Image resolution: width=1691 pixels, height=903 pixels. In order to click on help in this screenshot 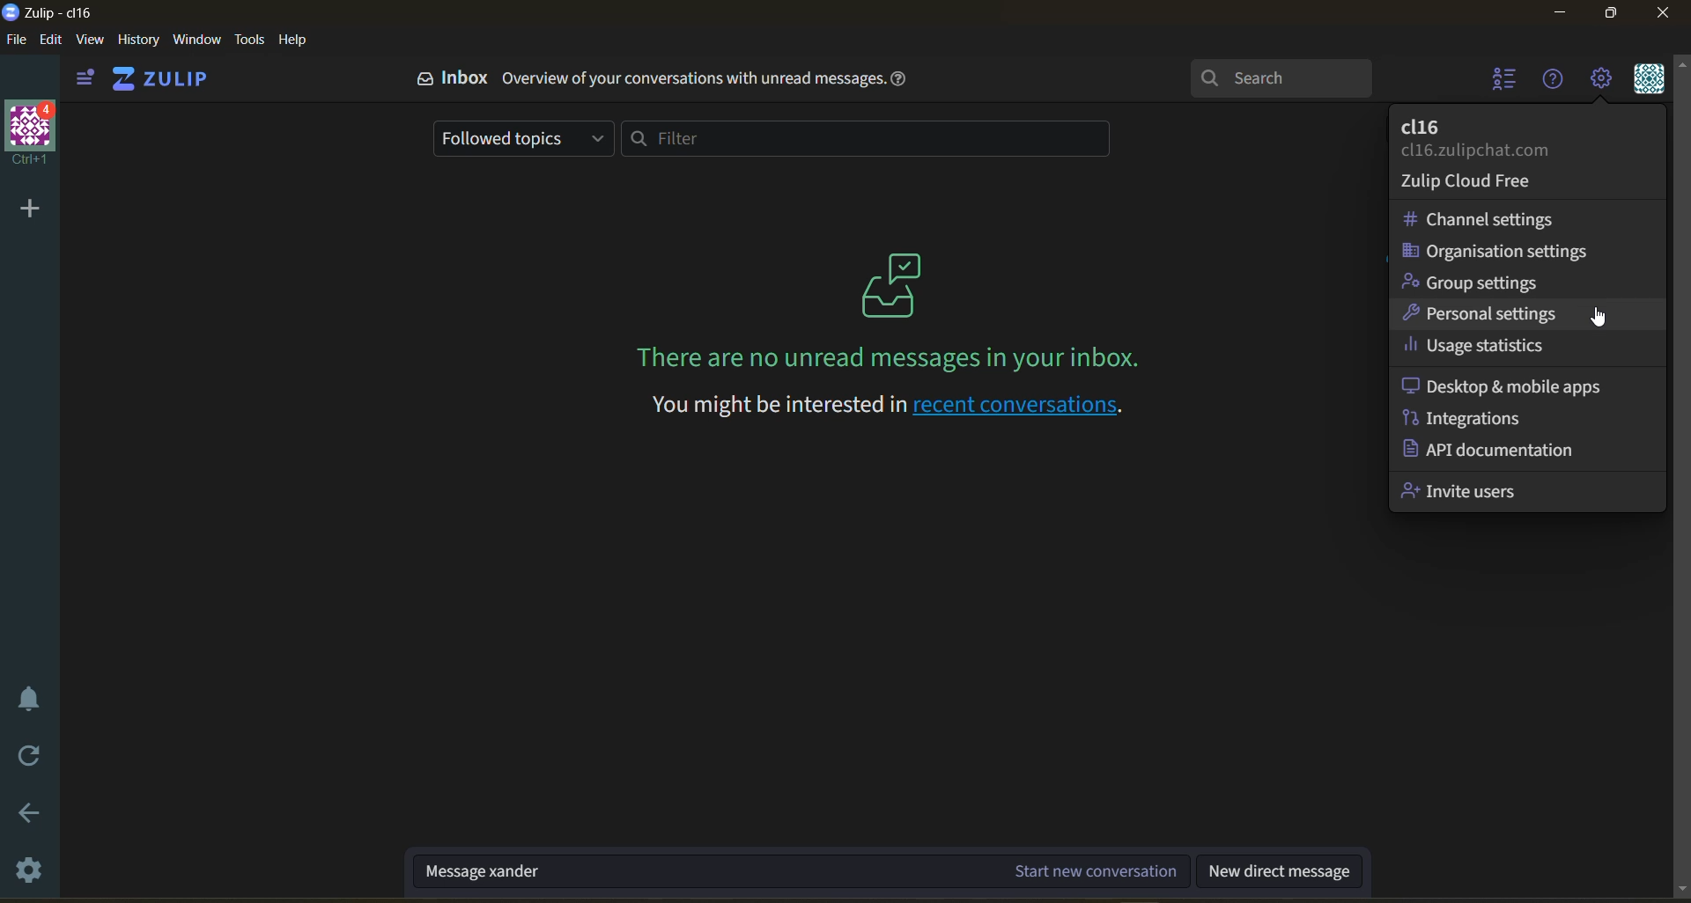, I will do `click(296, 42)`.